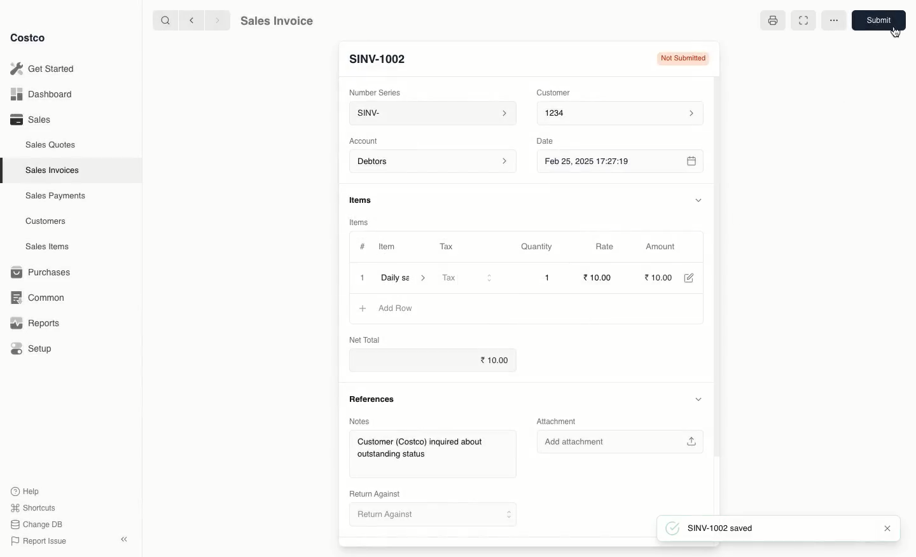 The image size is (916, 557). I want to click on Submit, so click(878, 21).